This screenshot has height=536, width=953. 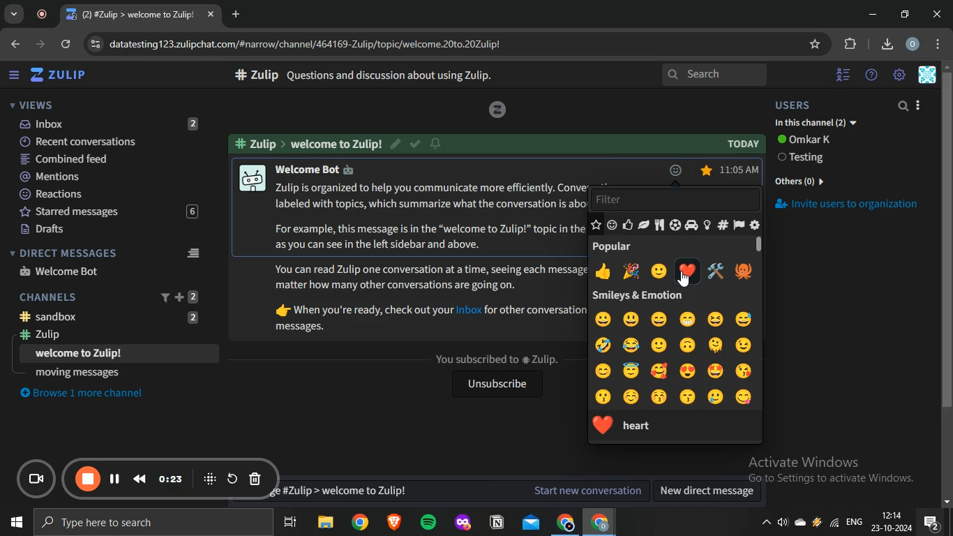 I want to click on kiss with blush eyes, so click(x=661, y=396).